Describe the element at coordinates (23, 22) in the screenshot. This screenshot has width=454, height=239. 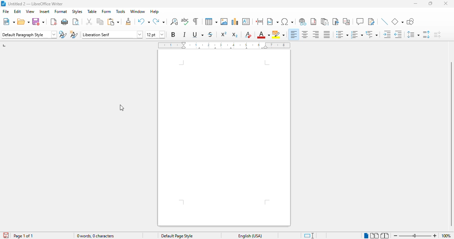
I see `open` at that location.